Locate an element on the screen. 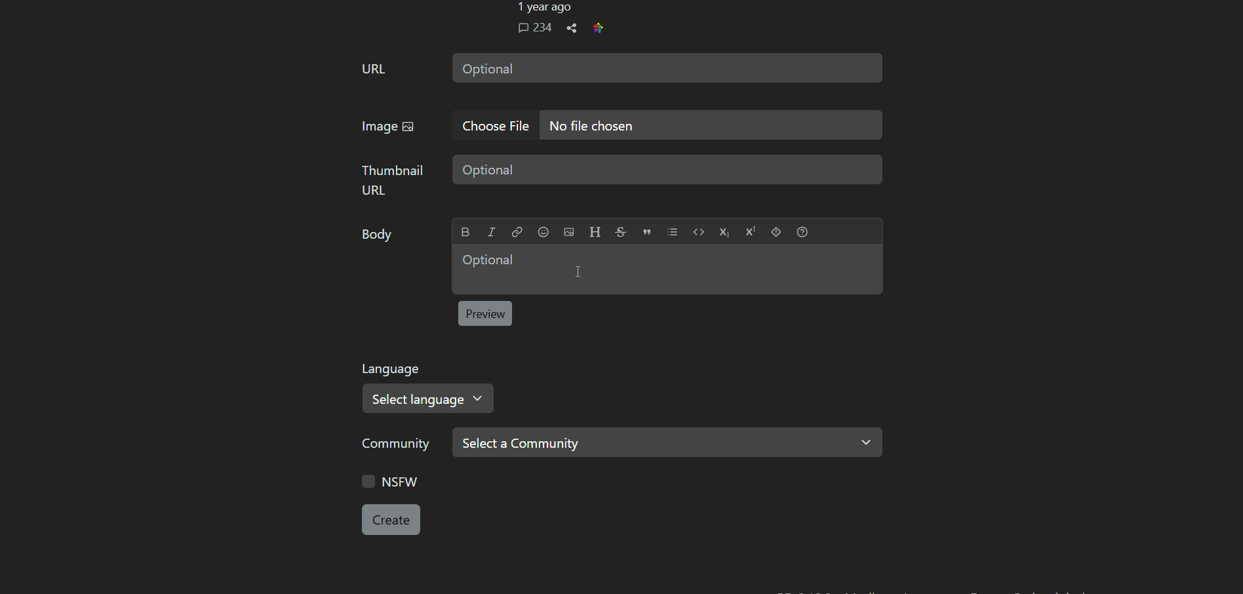 The height and width of the screenshot is (594, 1243). Emoji is located at coordinates (543, 232).